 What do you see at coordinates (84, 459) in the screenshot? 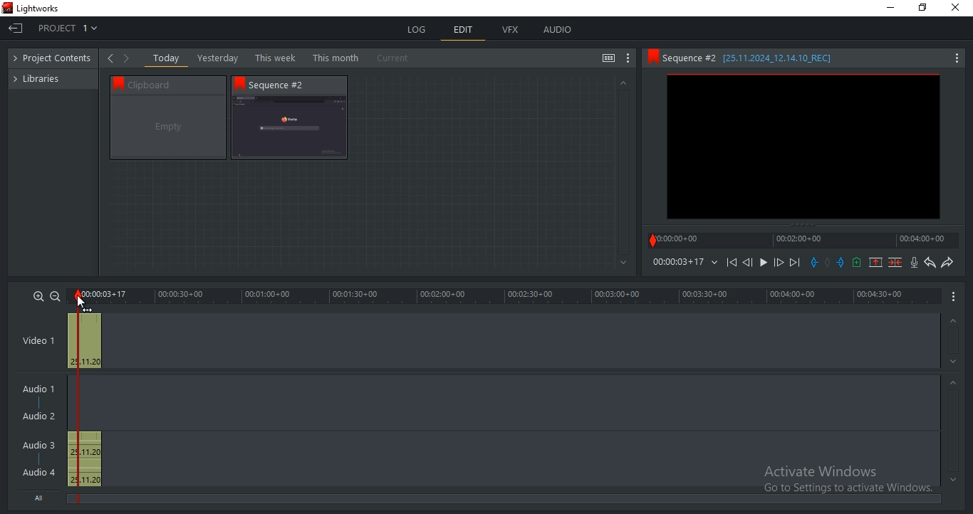
I see `audio` at bounding box center [84, 459].